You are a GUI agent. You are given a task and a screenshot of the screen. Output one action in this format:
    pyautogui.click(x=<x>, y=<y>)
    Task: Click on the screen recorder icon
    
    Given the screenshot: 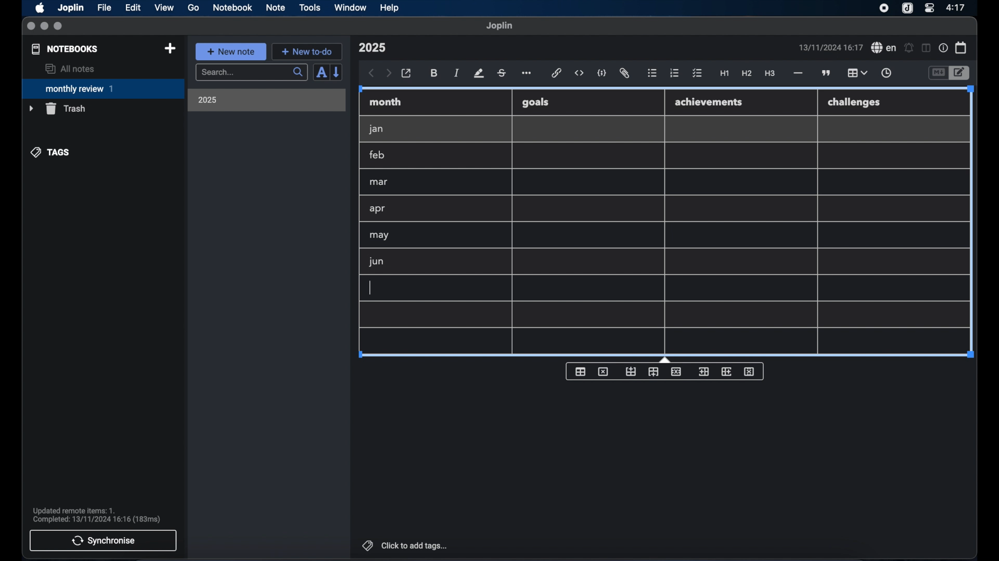 What is the action you would take?
    pyautogui.click(x=884, y=8)
    